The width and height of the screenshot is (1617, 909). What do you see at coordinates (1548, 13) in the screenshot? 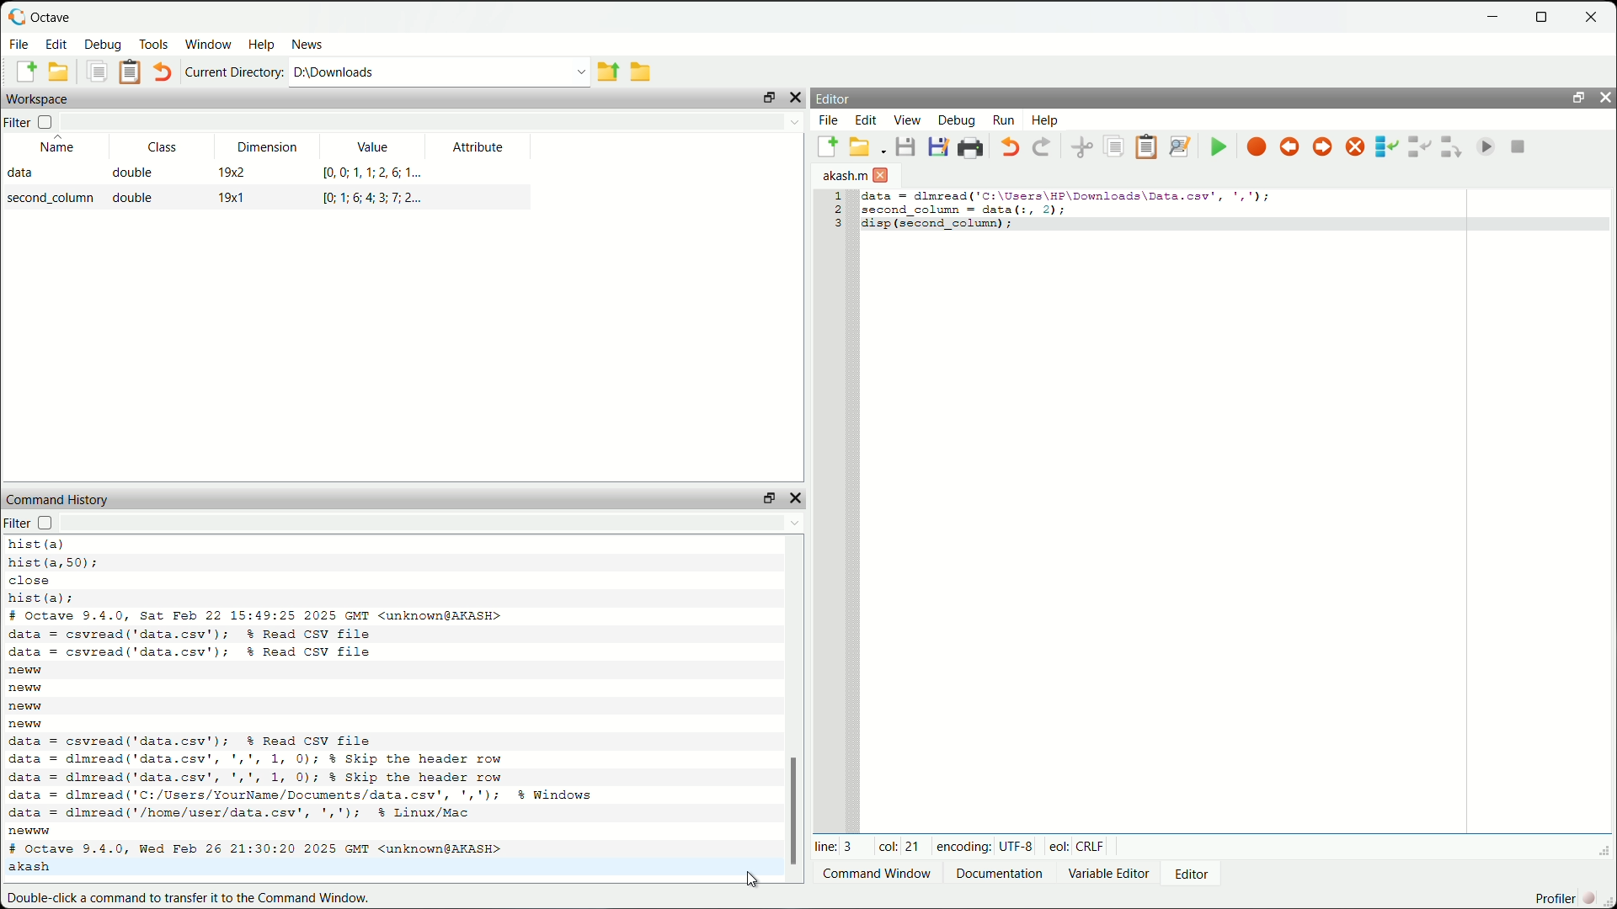
I see `maximize` at bounding box center [1548, 13].